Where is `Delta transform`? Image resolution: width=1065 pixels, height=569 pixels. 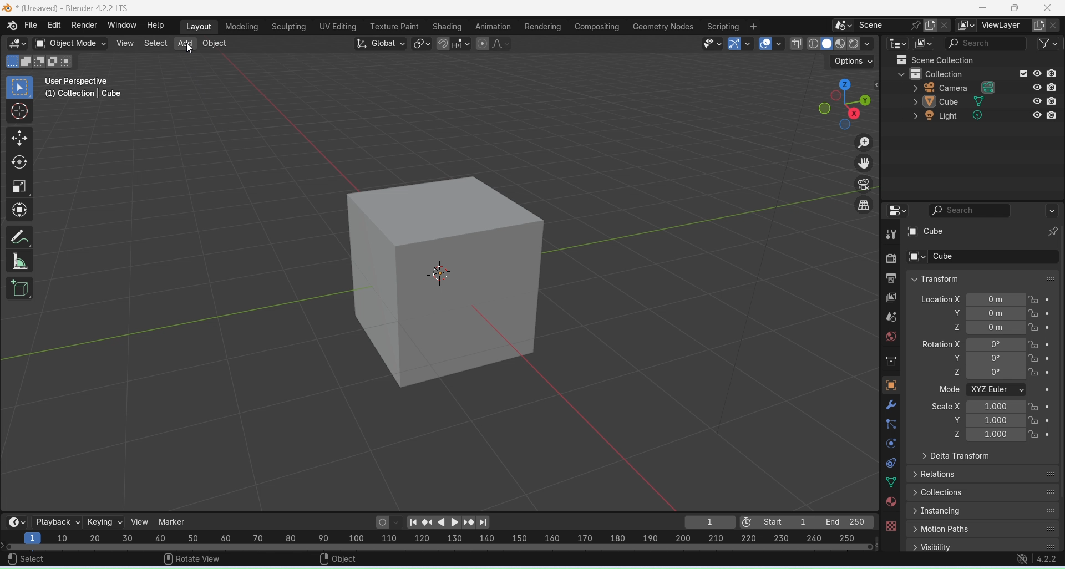
Delta transform is located at coordinates (956, 456).